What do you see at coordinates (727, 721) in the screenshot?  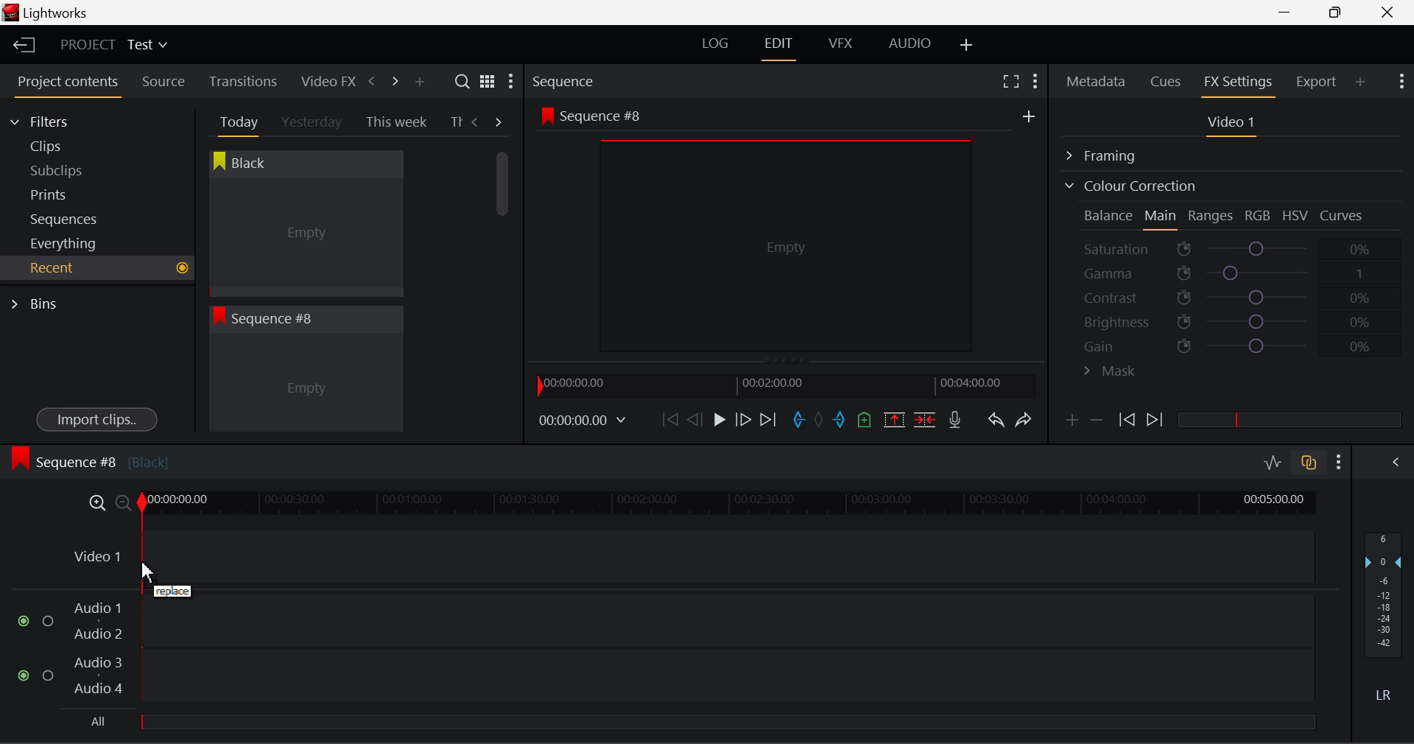 I see `slider` at bounding box center [727, 721].